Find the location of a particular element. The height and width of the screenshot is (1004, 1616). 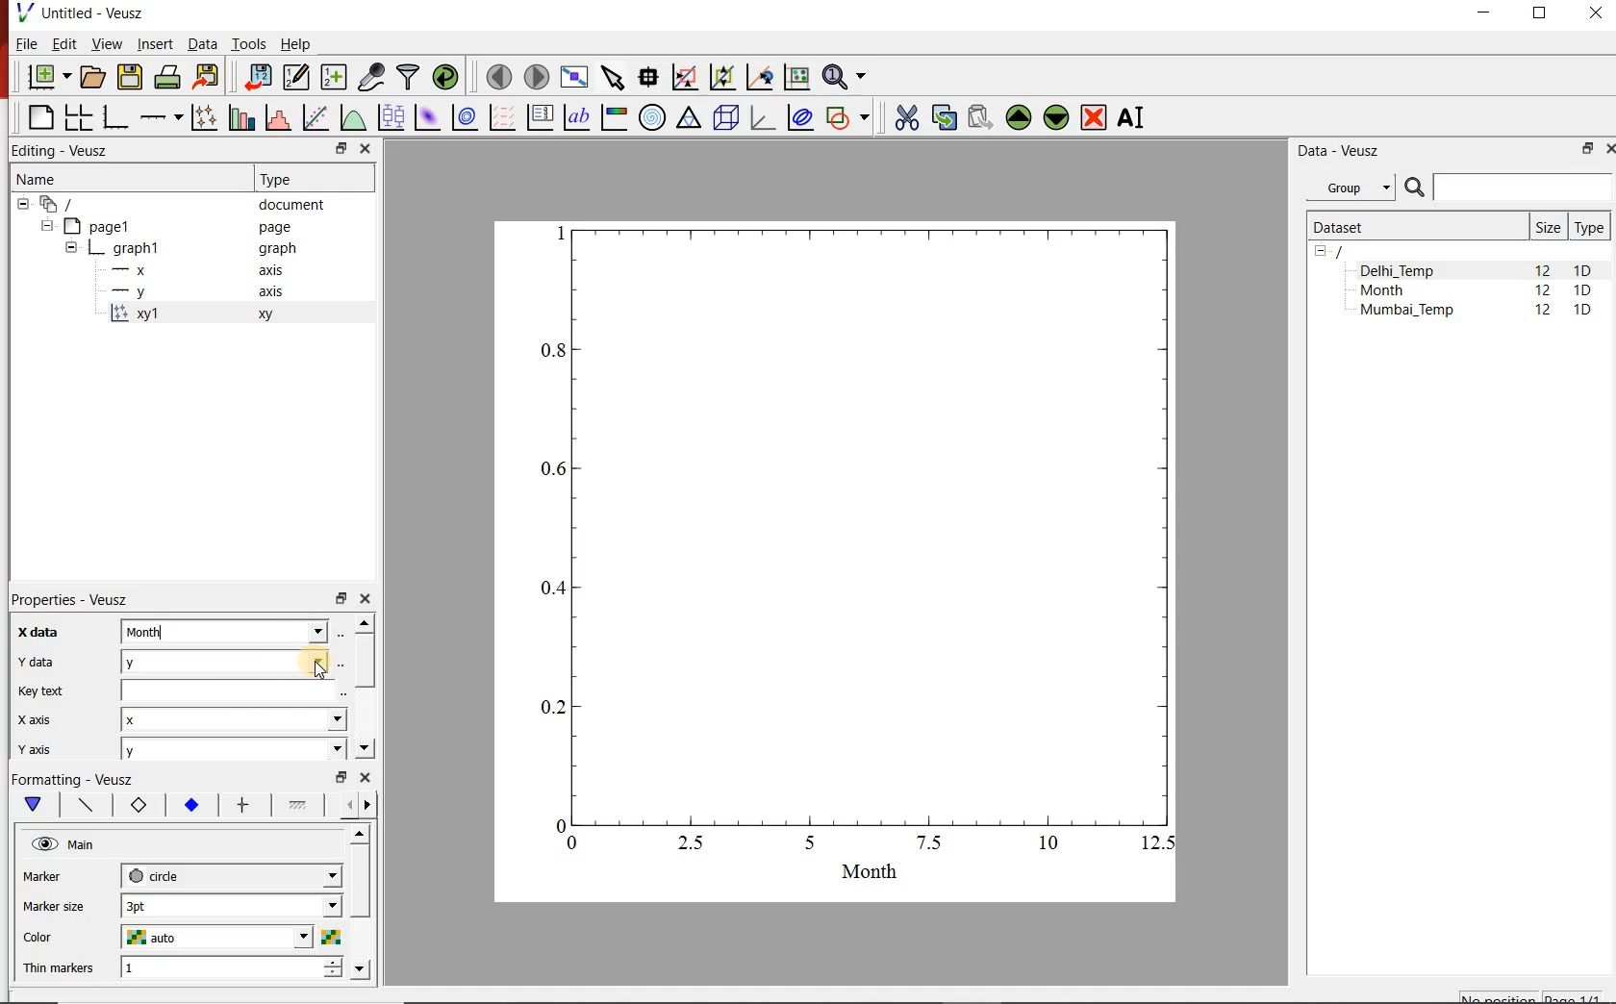

move to the next page is located at coordinates (537, 77).